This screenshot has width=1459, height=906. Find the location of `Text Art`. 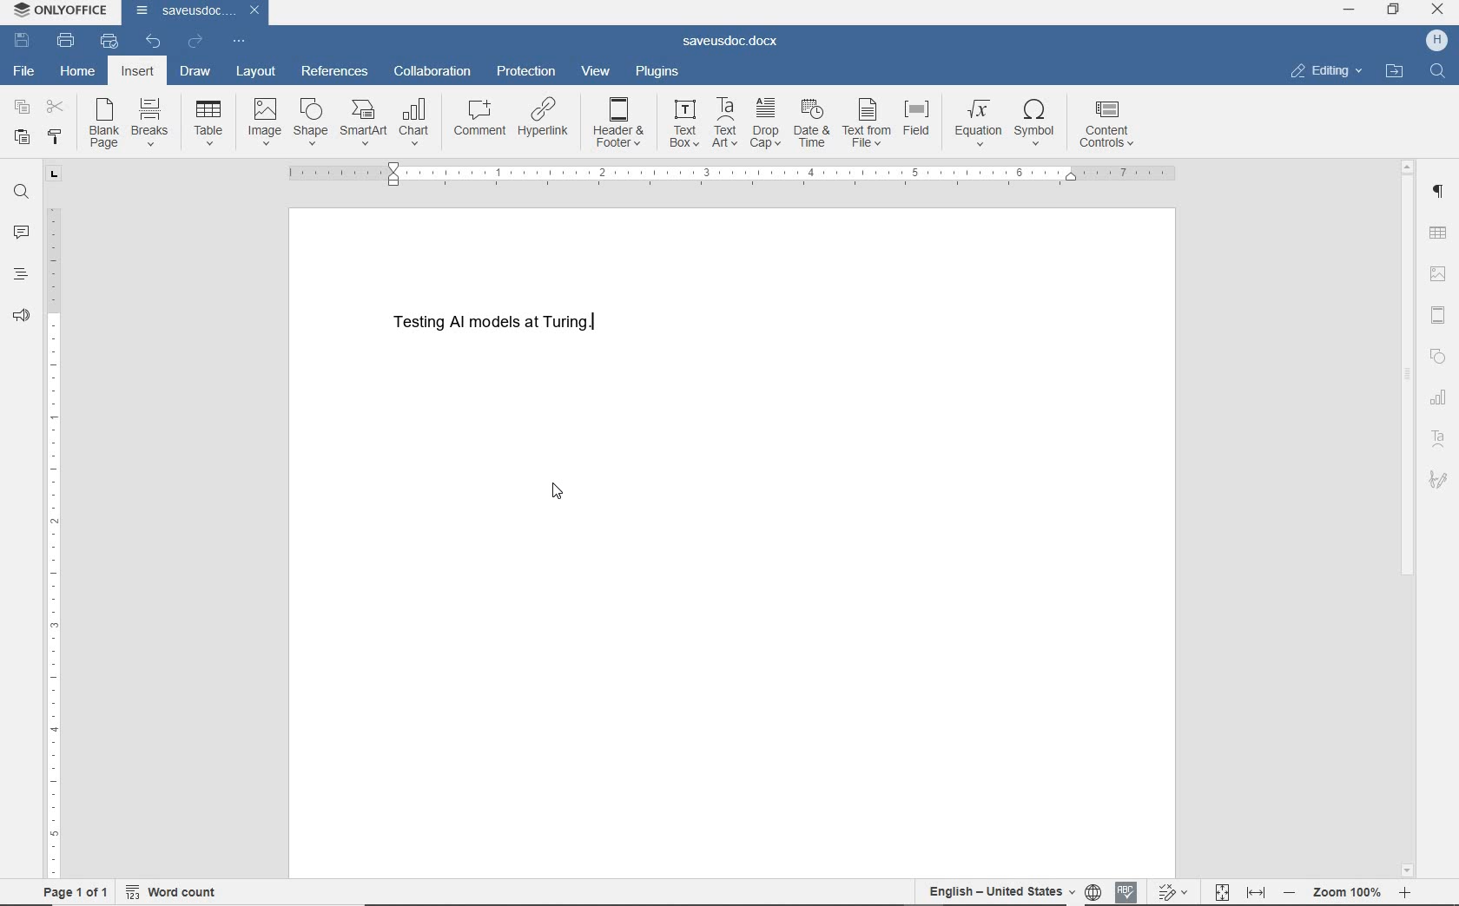

Text Art is located at coordinates (723, 121).